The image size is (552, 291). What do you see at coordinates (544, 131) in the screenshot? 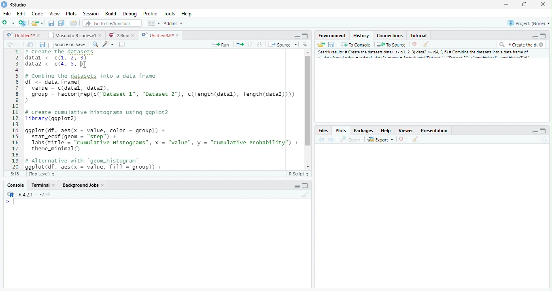
I see `Maximize` at bounding box center [544, 131].